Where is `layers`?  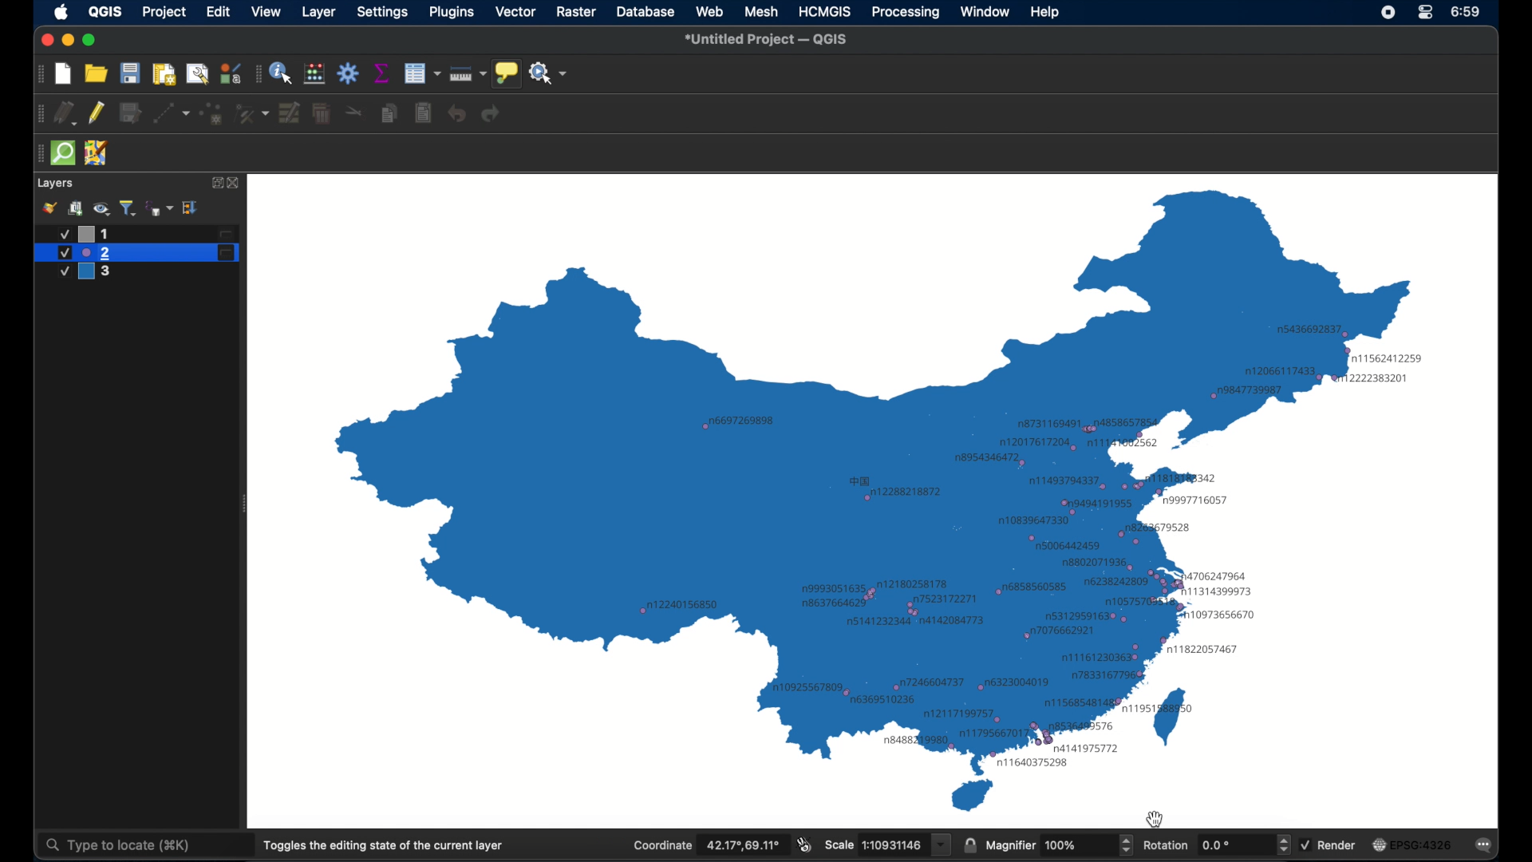
layers is located at coordinates (57, 184).